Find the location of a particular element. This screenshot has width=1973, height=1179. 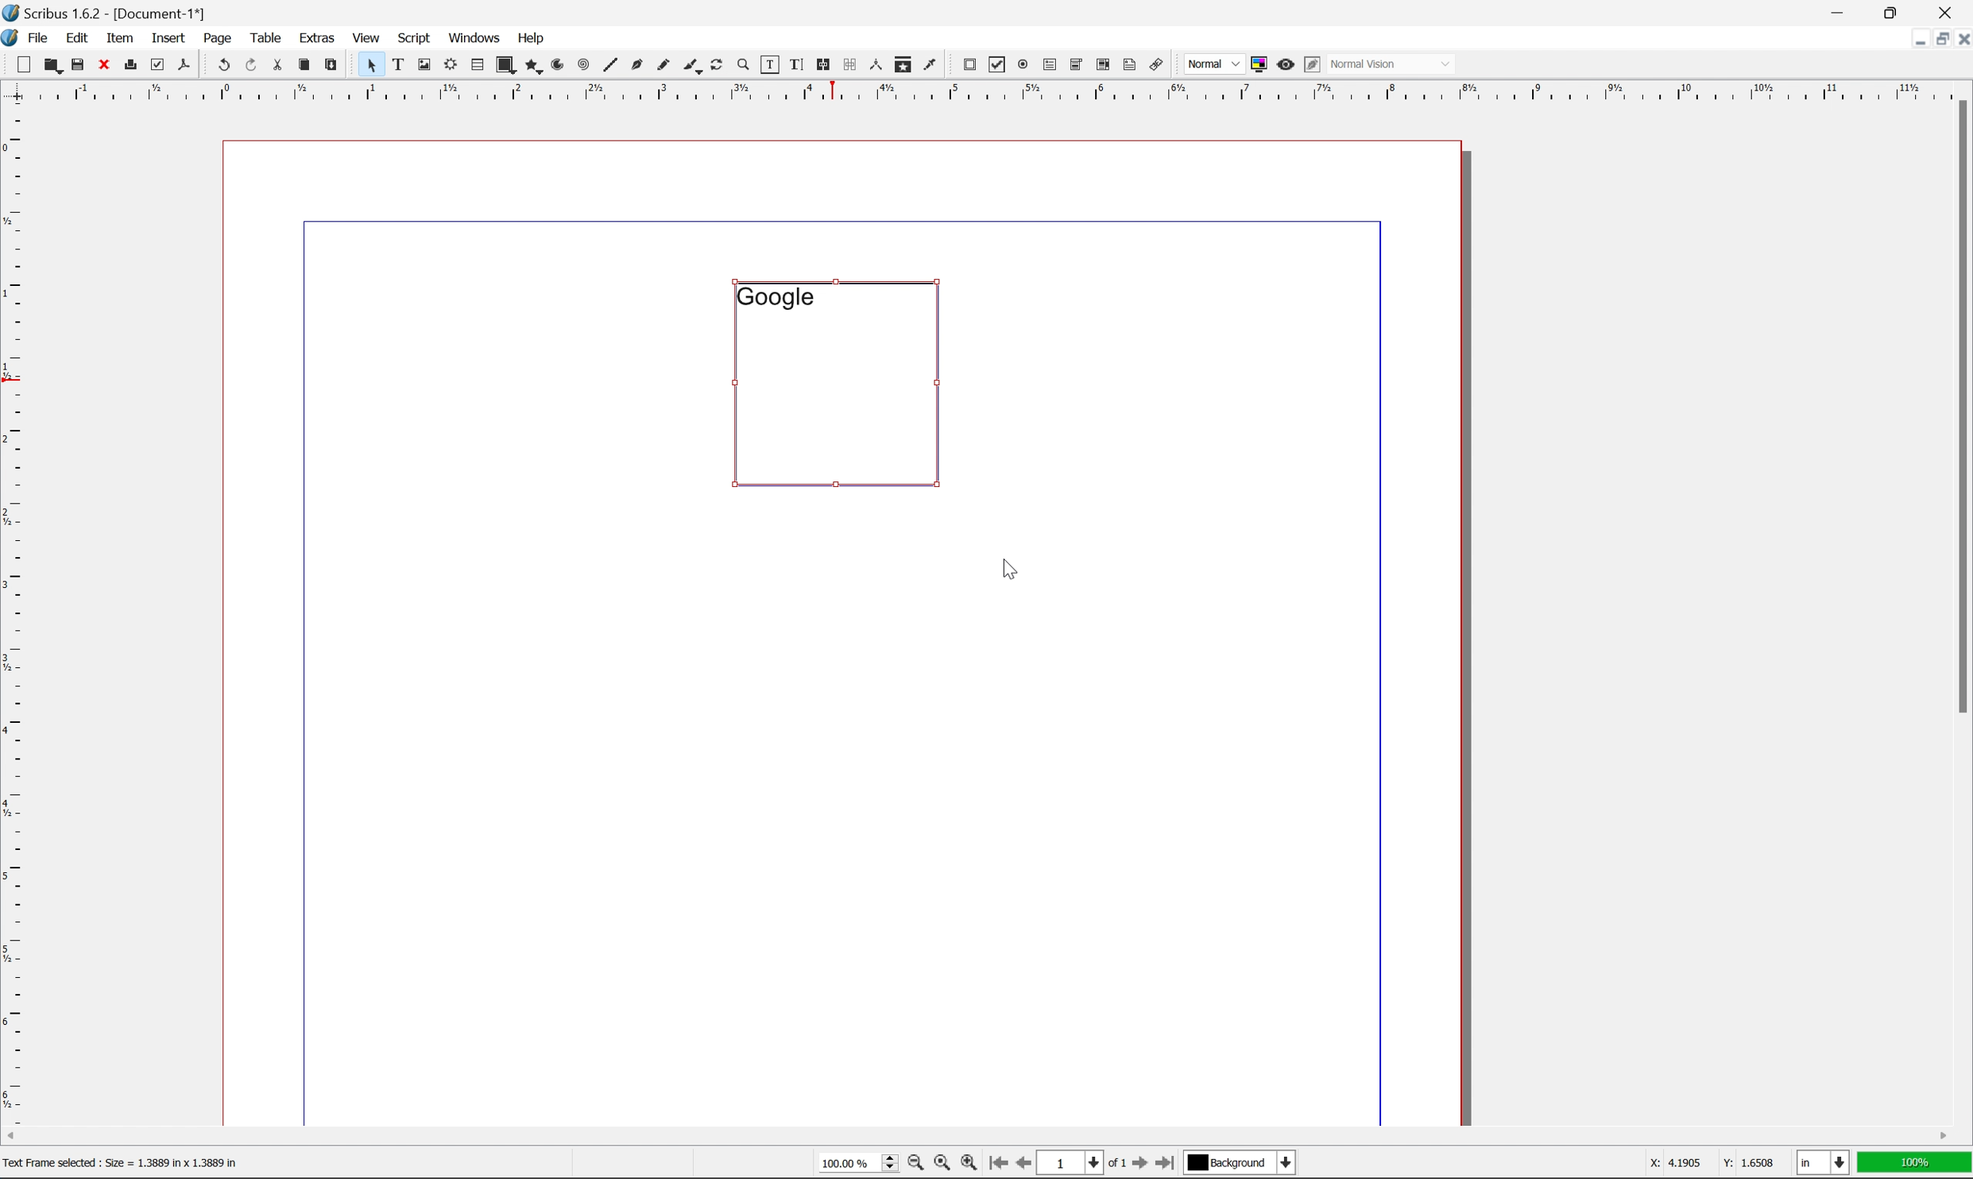

edit text with story editor is located at coordinates (793, 64).